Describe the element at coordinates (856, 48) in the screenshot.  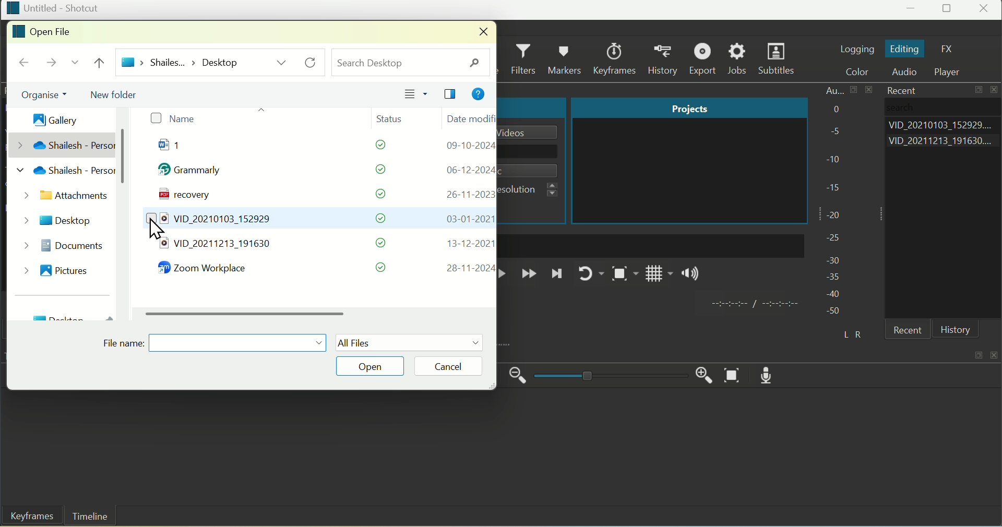
I see `Logging` at that location.